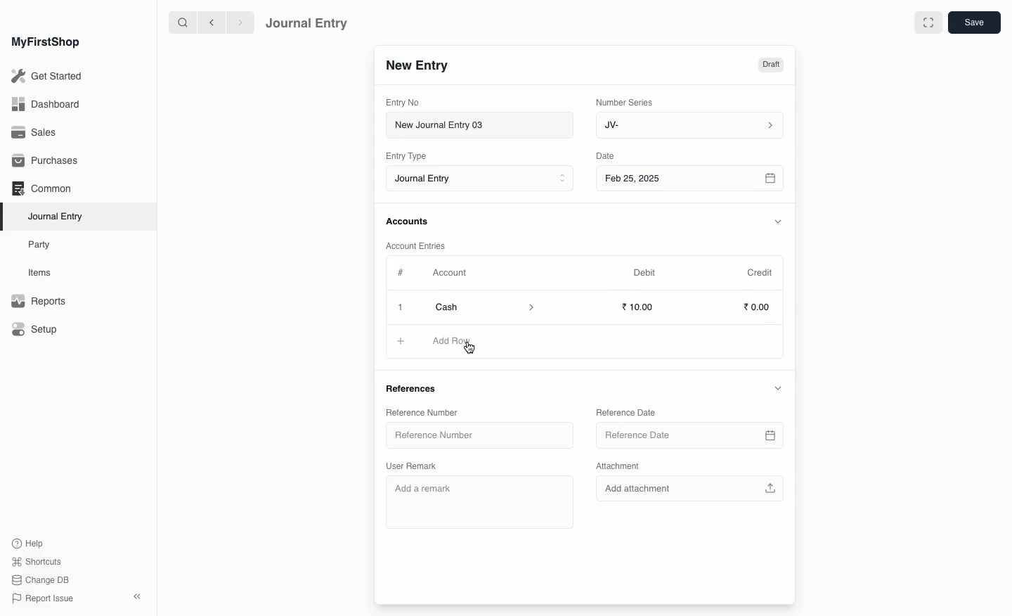  Describe the element at coordinates (137, 596) in the screenshot. I see `Collapse` at that location.